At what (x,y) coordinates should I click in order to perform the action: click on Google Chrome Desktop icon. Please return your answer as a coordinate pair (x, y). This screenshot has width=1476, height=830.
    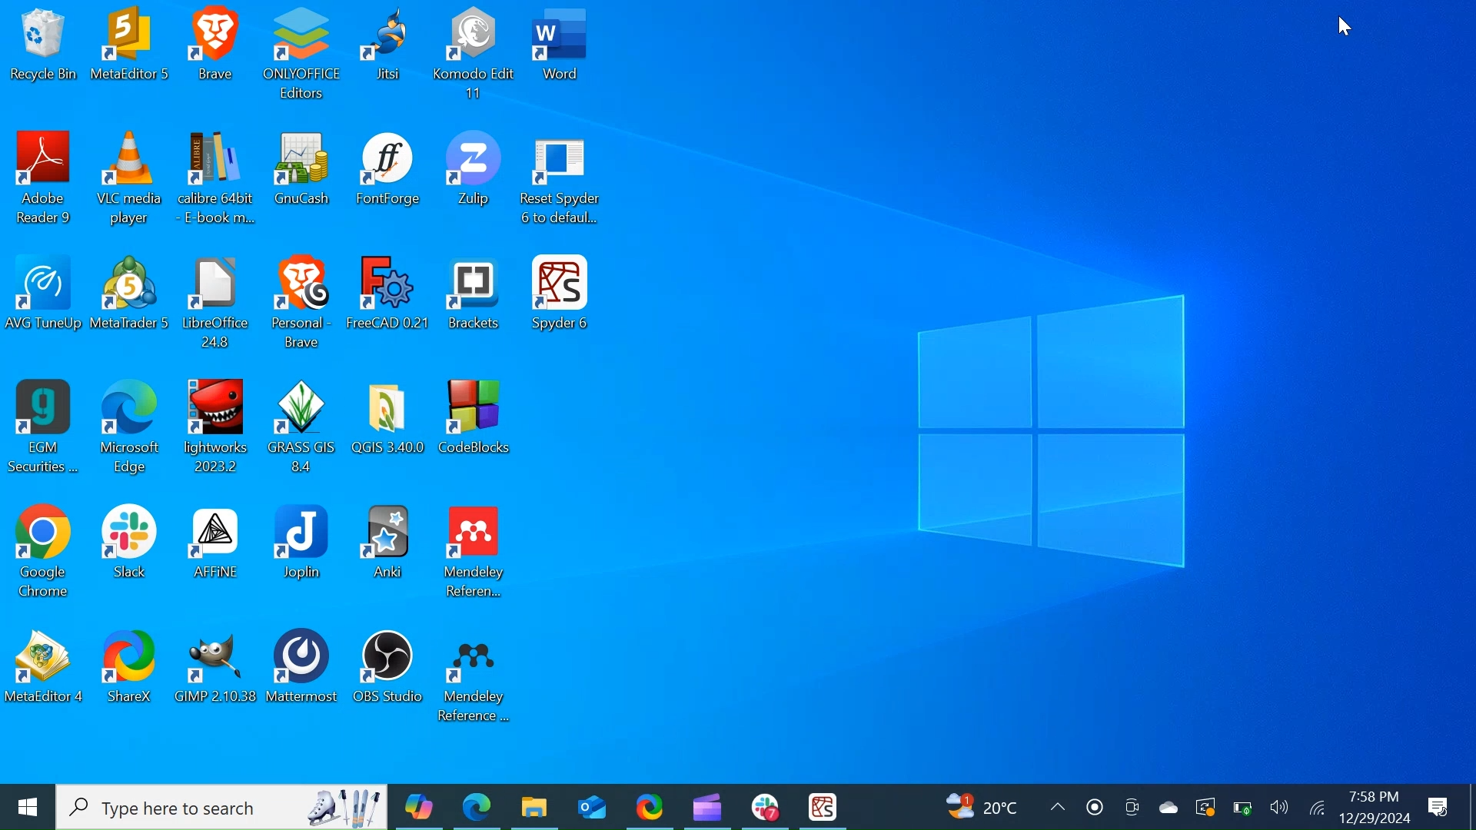
    Looking at the image, I should click on (43, 554).